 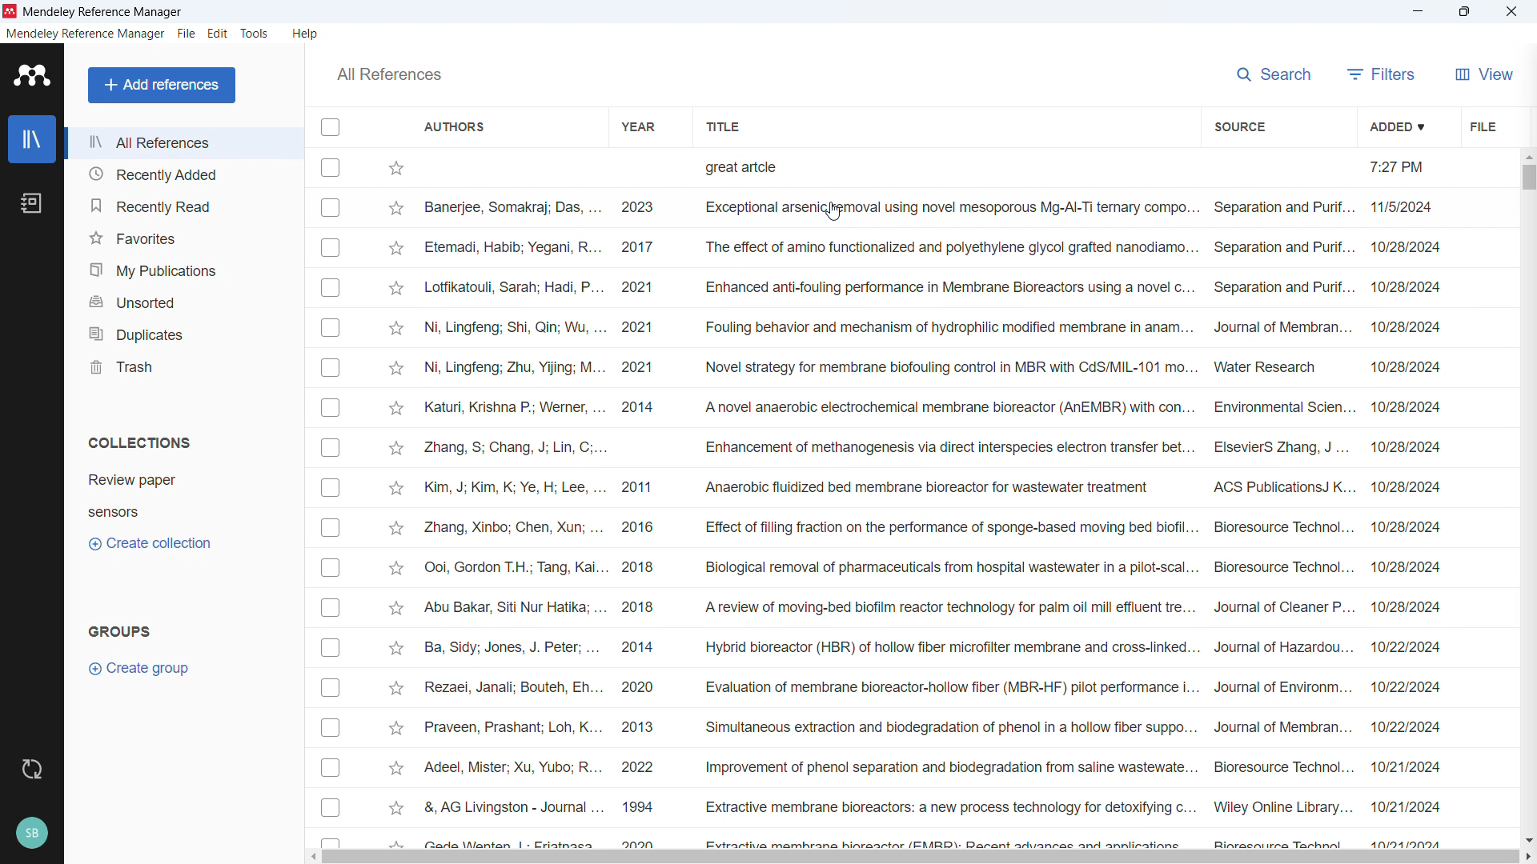 I want to click on Collection 1 , so click(x=132, y=479).